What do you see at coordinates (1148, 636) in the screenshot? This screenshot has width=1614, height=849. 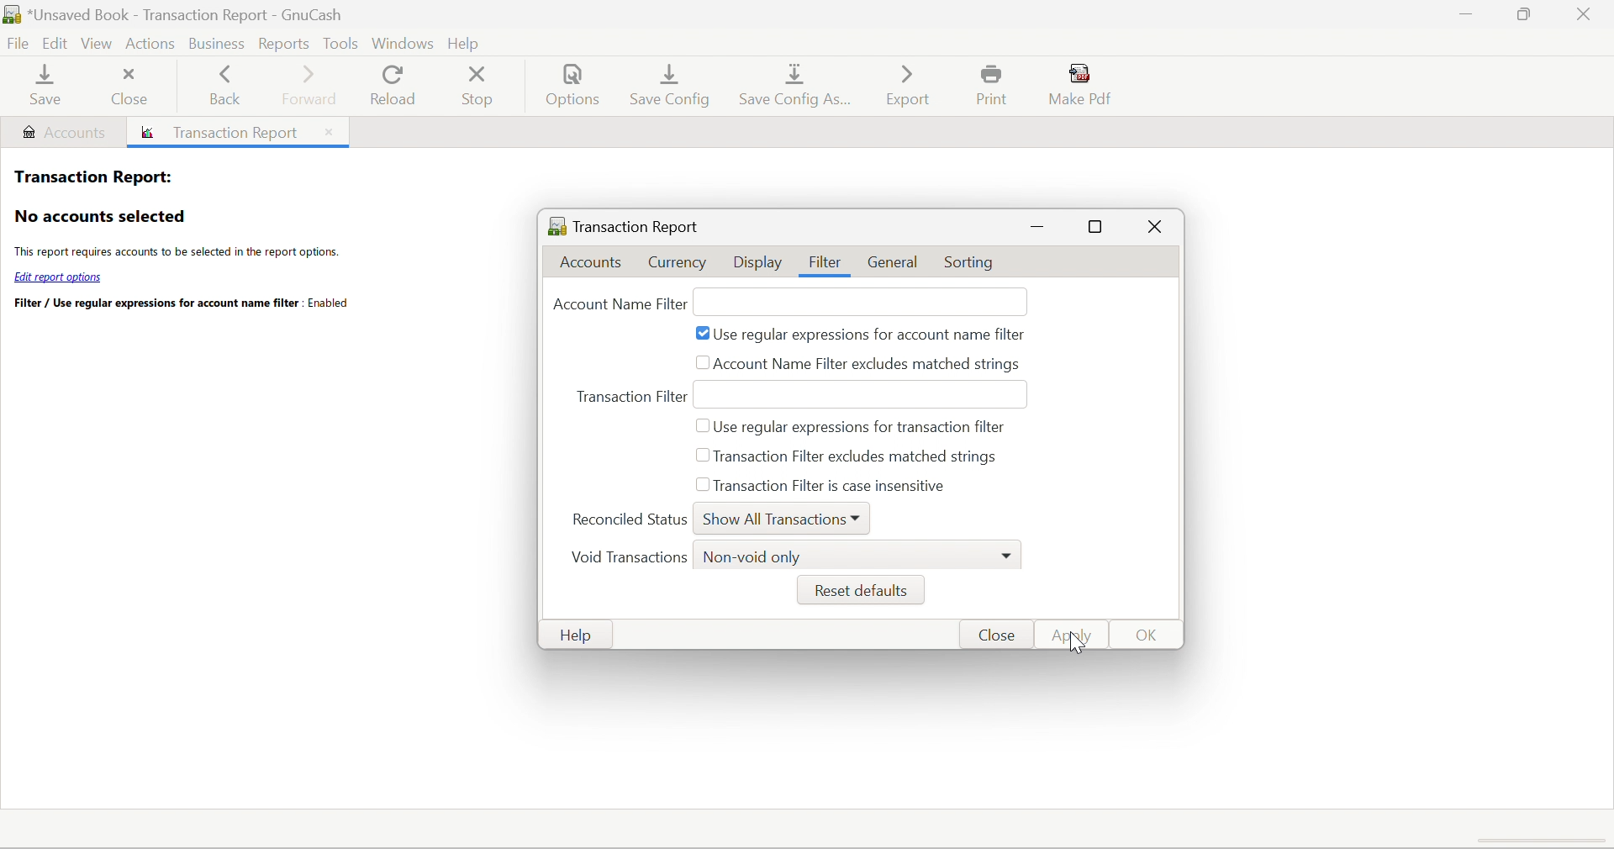 I see `OK` at bounding box center [1148, 636].